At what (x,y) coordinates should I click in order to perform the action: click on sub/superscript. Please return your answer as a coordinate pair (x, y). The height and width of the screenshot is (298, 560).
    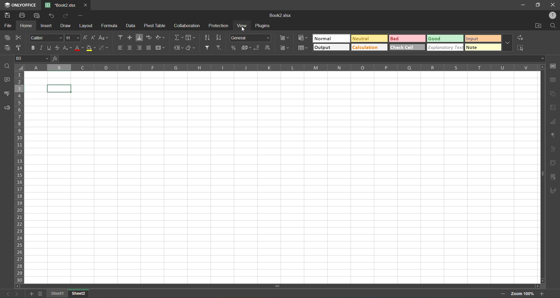
    Looking at the image, I should click on (68, 48).